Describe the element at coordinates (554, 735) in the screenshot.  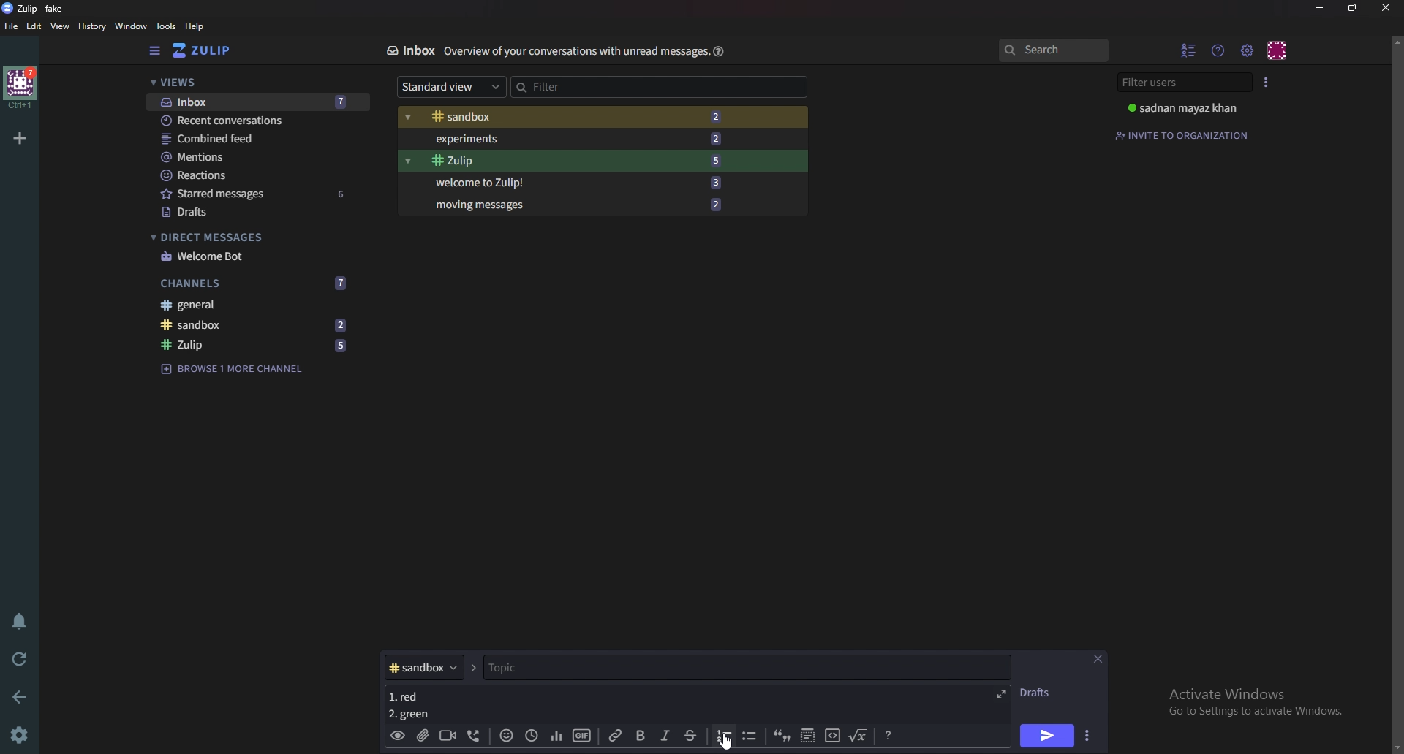
I see `poll` at that location.